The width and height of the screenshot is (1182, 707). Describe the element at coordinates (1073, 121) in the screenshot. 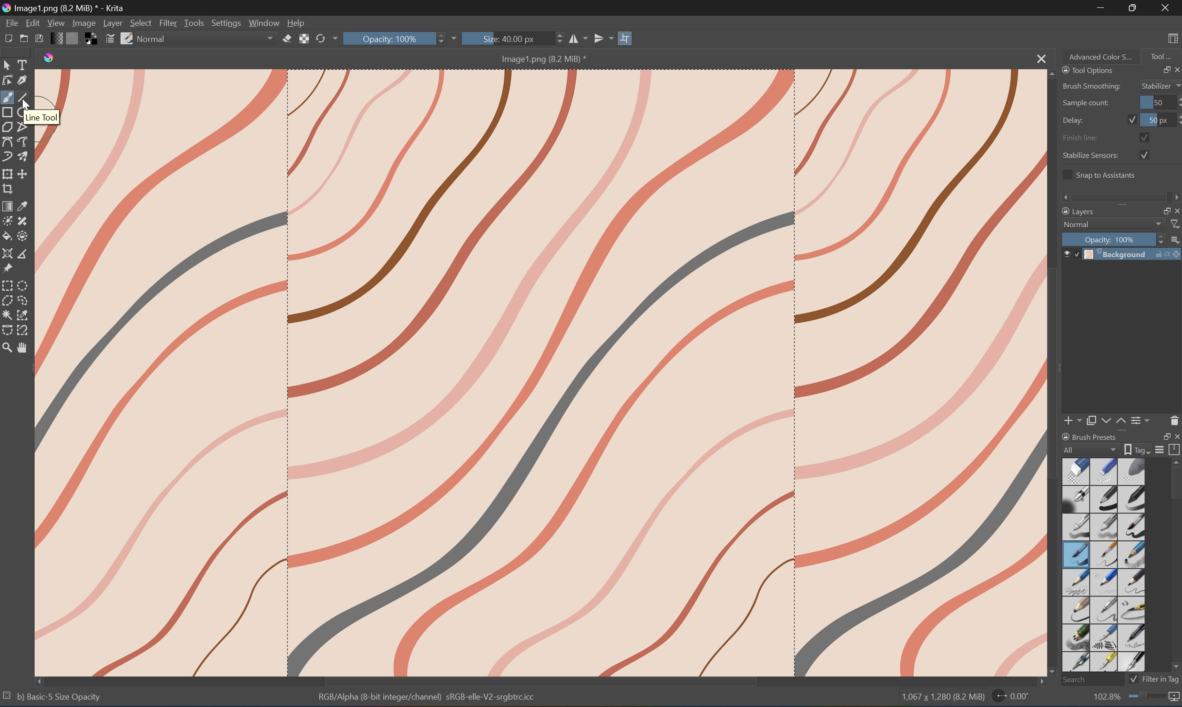

I see `Delay:` at that location.